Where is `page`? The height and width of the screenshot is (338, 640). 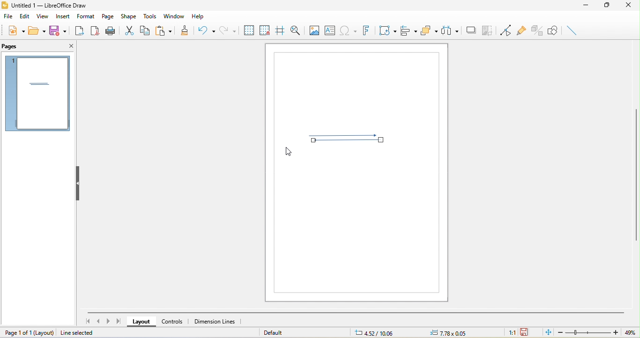 page is located at coordinates (108, 15).